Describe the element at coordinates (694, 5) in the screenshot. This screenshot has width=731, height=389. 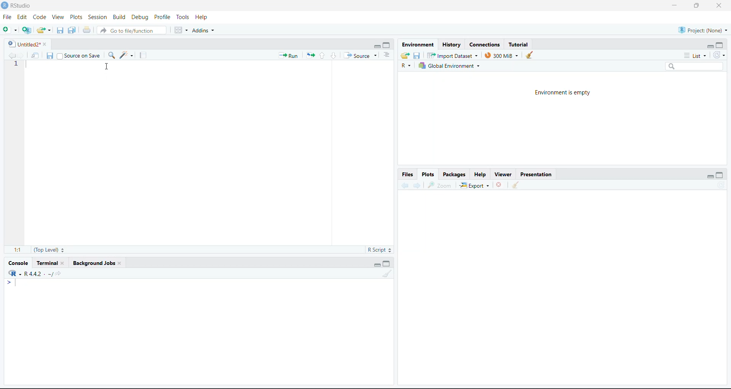
I see `maximize` at that location.